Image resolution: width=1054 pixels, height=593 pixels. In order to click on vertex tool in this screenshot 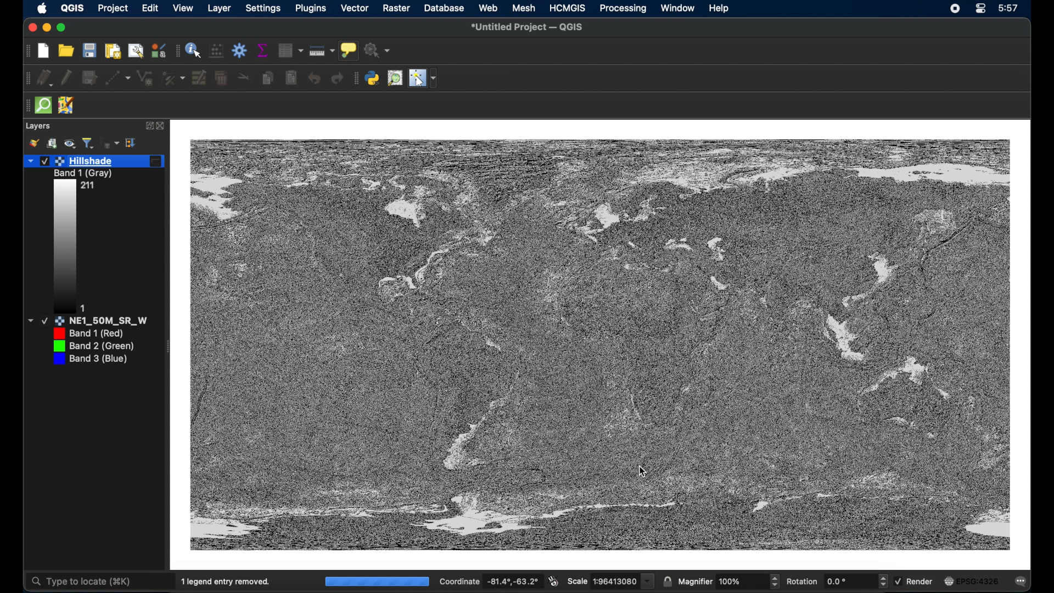, I will do `click(173, 78)`.